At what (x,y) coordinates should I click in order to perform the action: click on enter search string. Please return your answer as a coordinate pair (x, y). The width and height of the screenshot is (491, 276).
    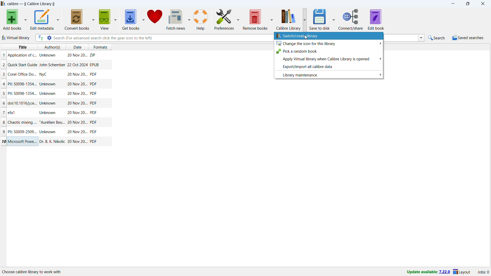
    Looking at the image, I should click on (163, 38).